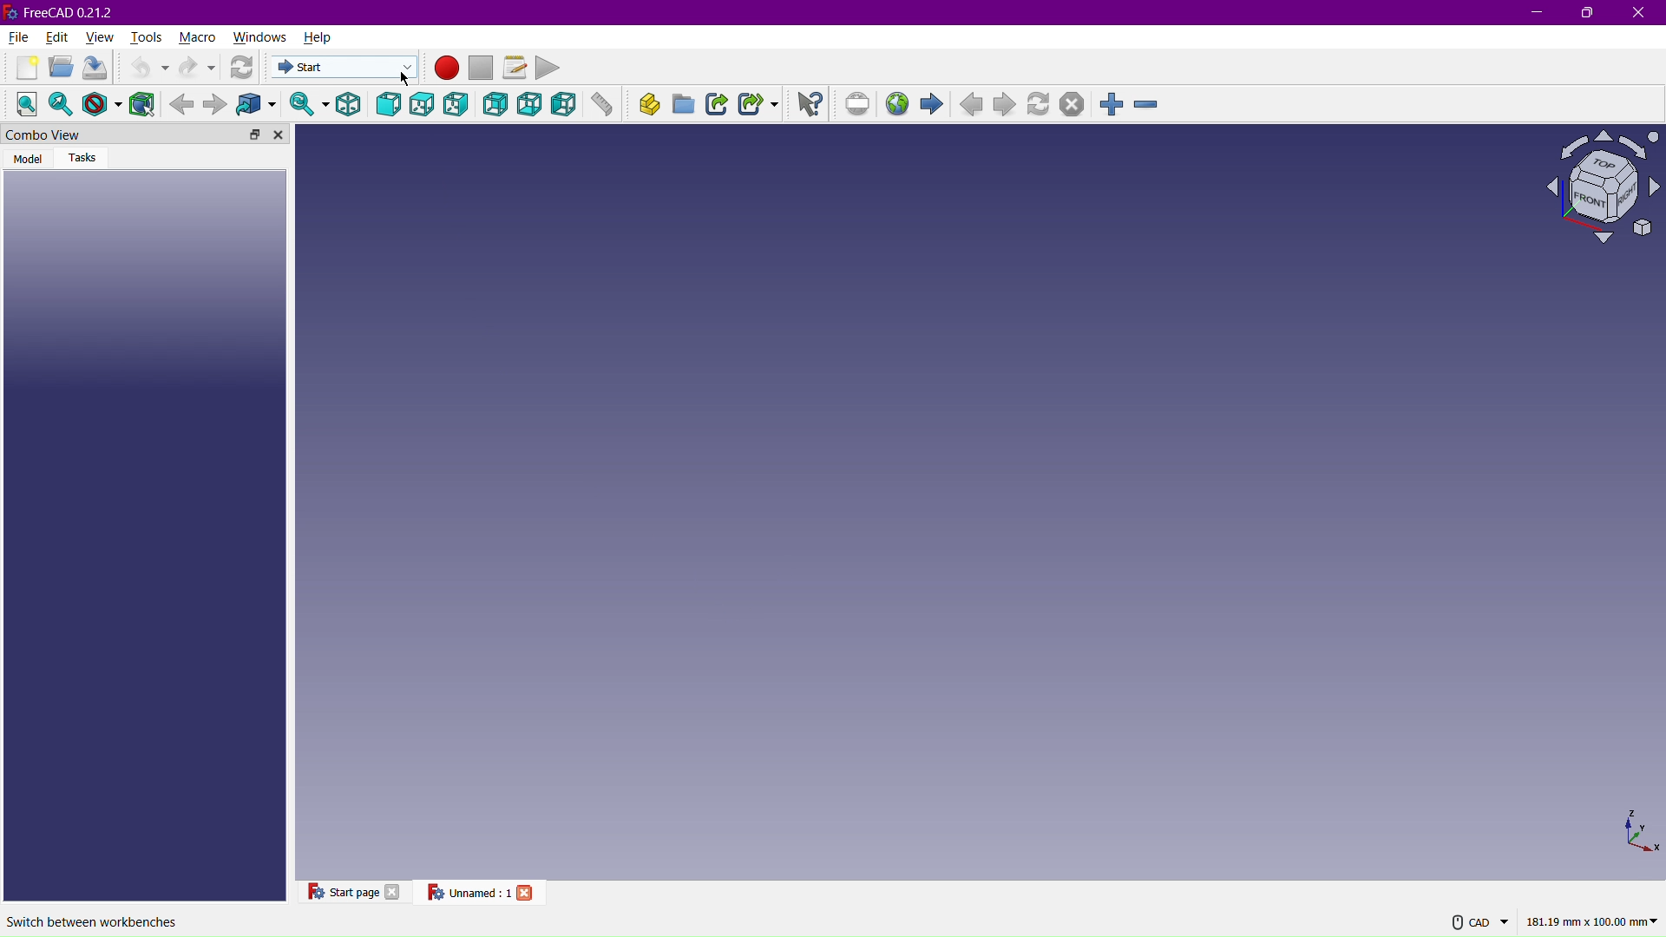 This screenshot has width=1666, height=937. Describe the element at coordinates (144, 65) in the screenshot. I see `Undo` at that location.